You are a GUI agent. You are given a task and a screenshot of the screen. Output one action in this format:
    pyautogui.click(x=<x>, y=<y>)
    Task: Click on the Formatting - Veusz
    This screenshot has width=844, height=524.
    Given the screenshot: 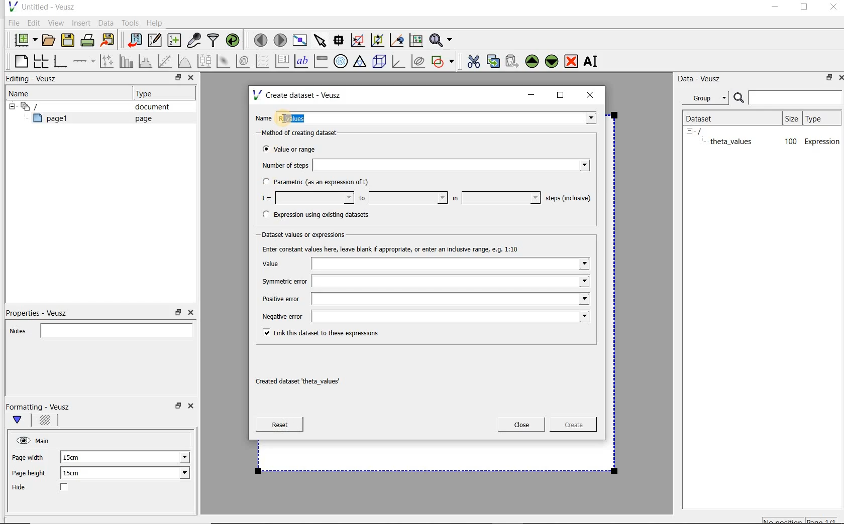 What is the action you would take?
    pyautogui.click(x=39, y=407)
    